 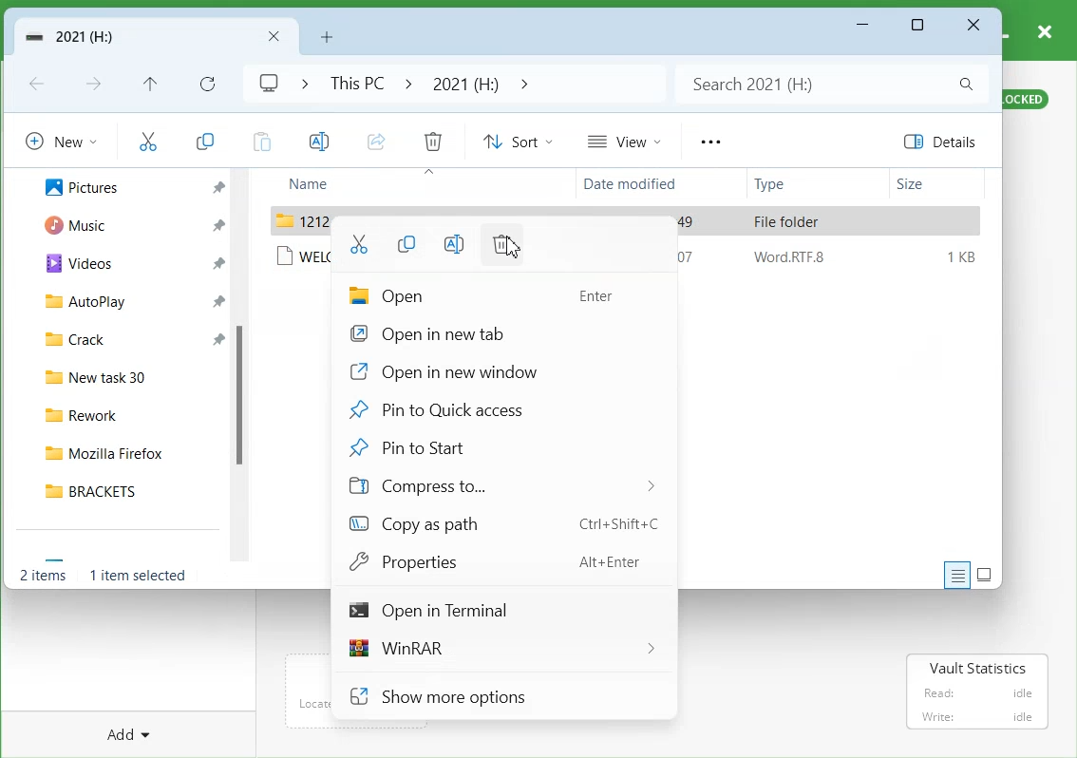 What do you see at coordinates (498, 296) in the screenshot?
I see `Open` at bounding box center [498, 296].